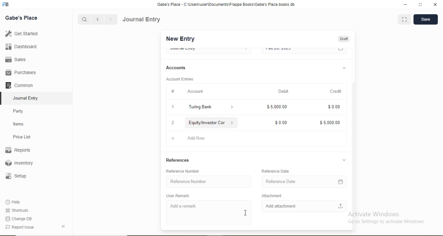 The image size is (443, 236). I want to click on #, so click(173, 92).